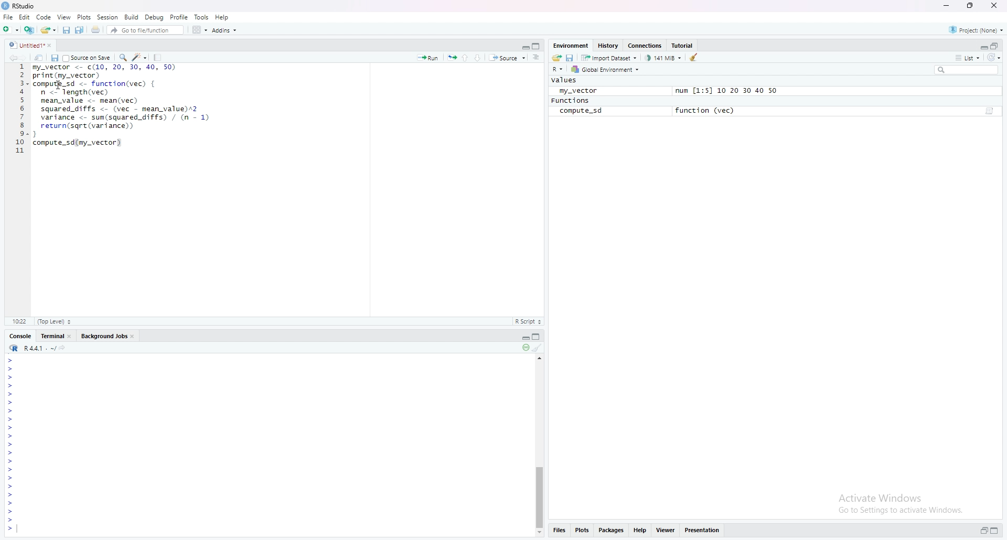 This screenshot has width=1007, height=540. I want to click on Build, so click(131, 16).